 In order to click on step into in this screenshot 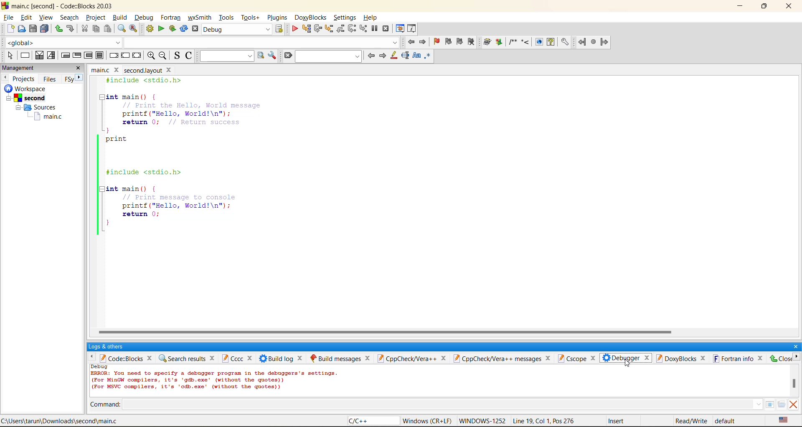, I will do `click(328, 28)`.